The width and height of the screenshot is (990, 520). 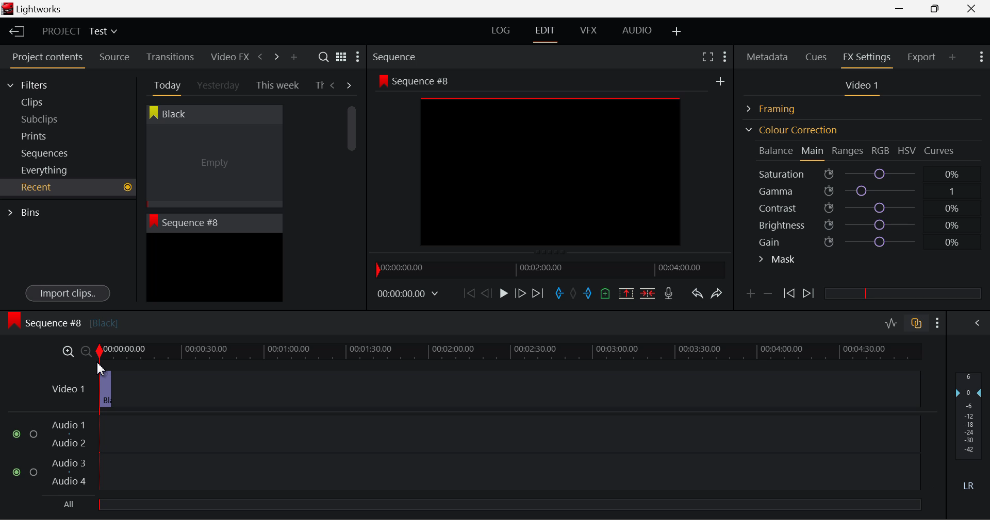 What do you see at coordinates (165, 85) in the screenshot?
I see `Today Tab Open` at bounding box center [165, 85].